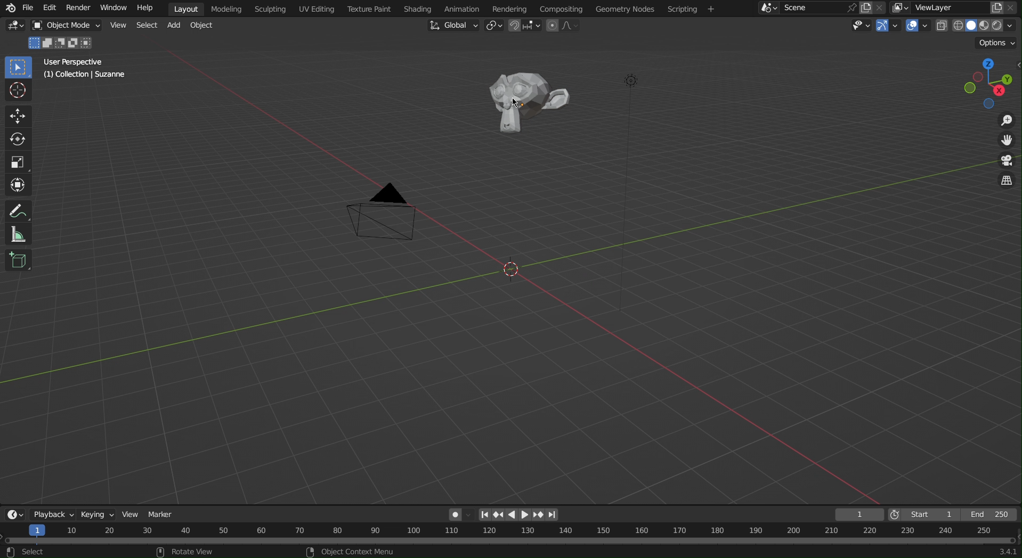 The image size is (1022, 558). I want to click on Scene, so click(797, 9).